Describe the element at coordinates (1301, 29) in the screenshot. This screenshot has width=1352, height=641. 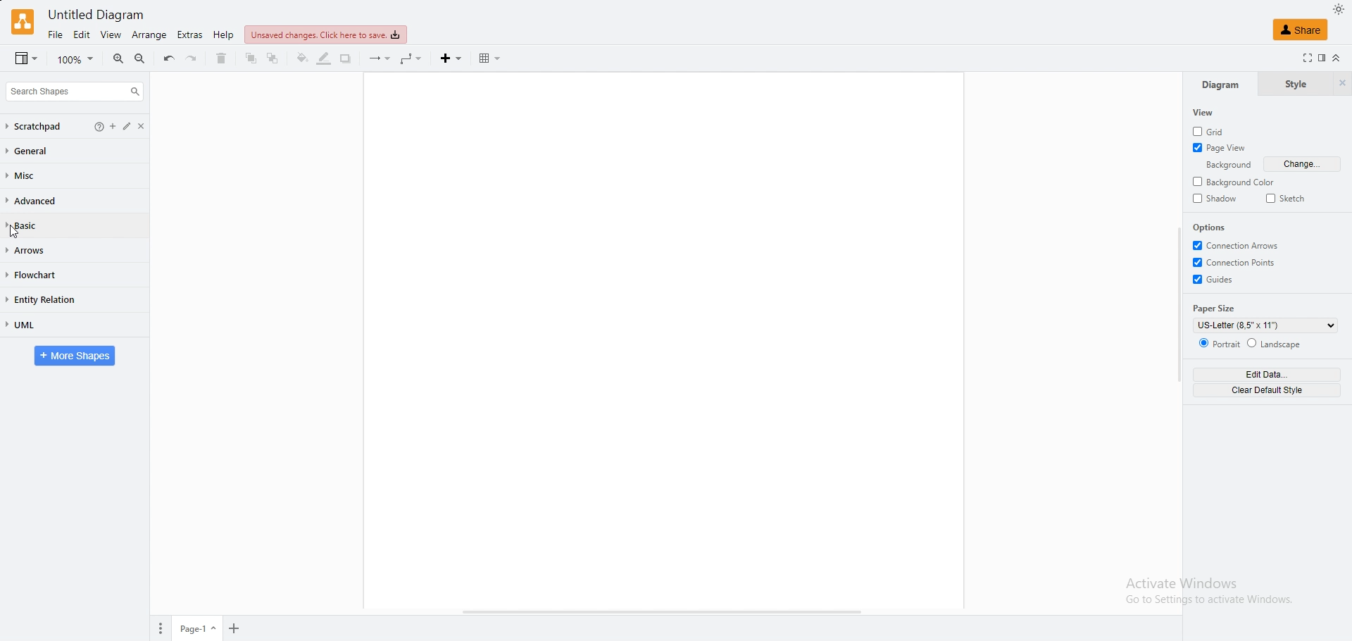
I see `SHARE` at that location.